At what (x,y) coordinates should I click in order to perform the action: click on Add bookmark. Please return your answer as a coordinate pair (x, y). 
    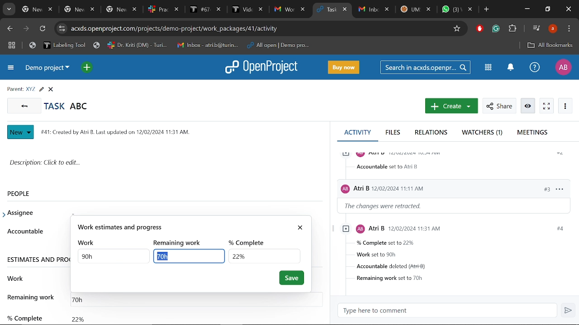
    Looking at the image, I should click on (550, 45).